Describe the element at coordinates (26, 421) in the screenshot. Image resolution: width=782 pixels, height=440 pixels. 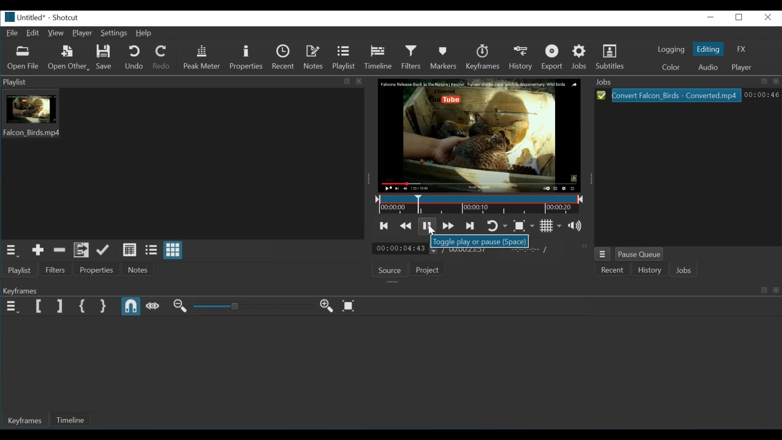
I see `Keyframes` at that location.